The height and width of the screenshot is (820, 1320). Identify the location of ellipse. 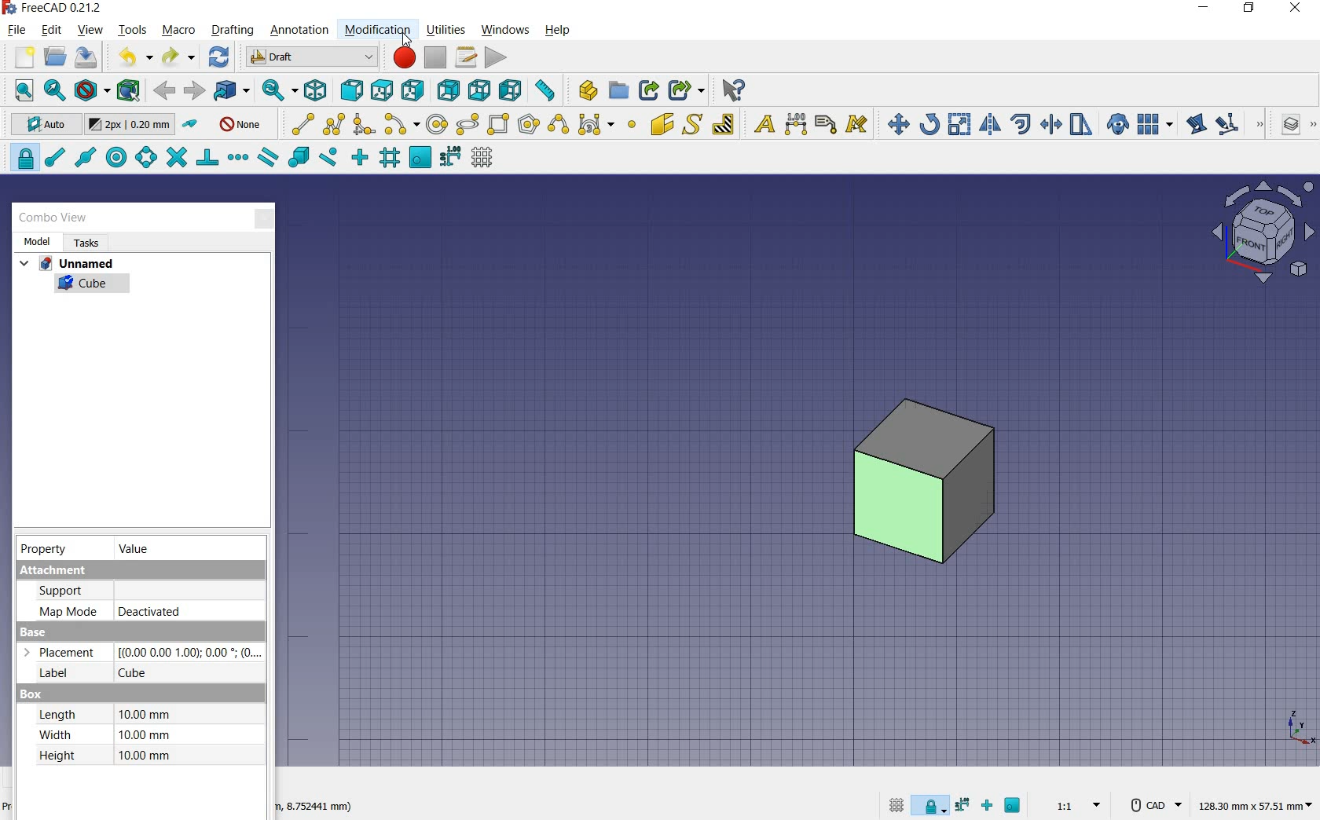
(468, 125).